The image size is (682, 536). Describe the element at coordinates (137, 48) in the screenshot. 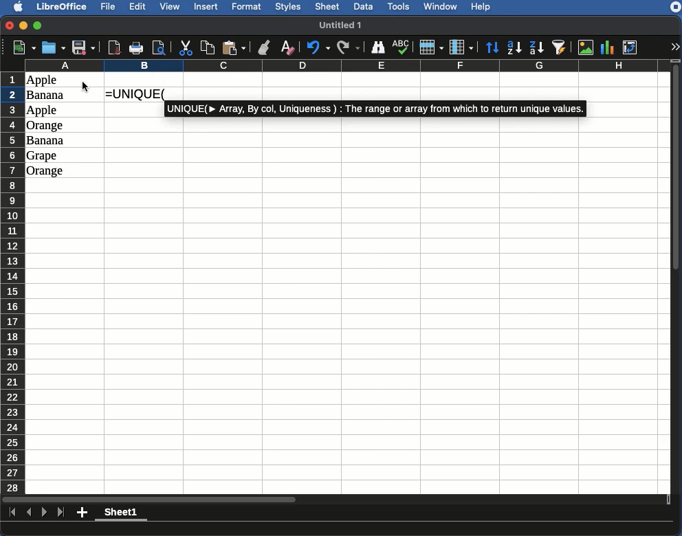

I see `Print` at that location.